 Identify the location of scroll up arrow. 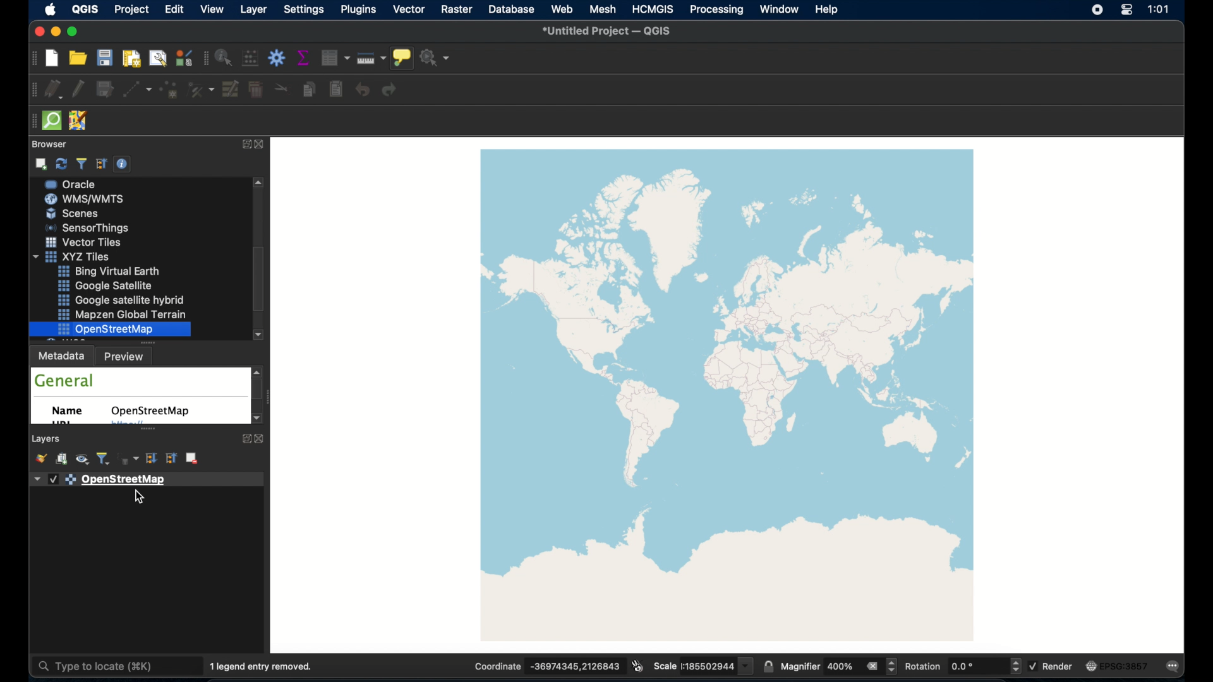
(259, 183).